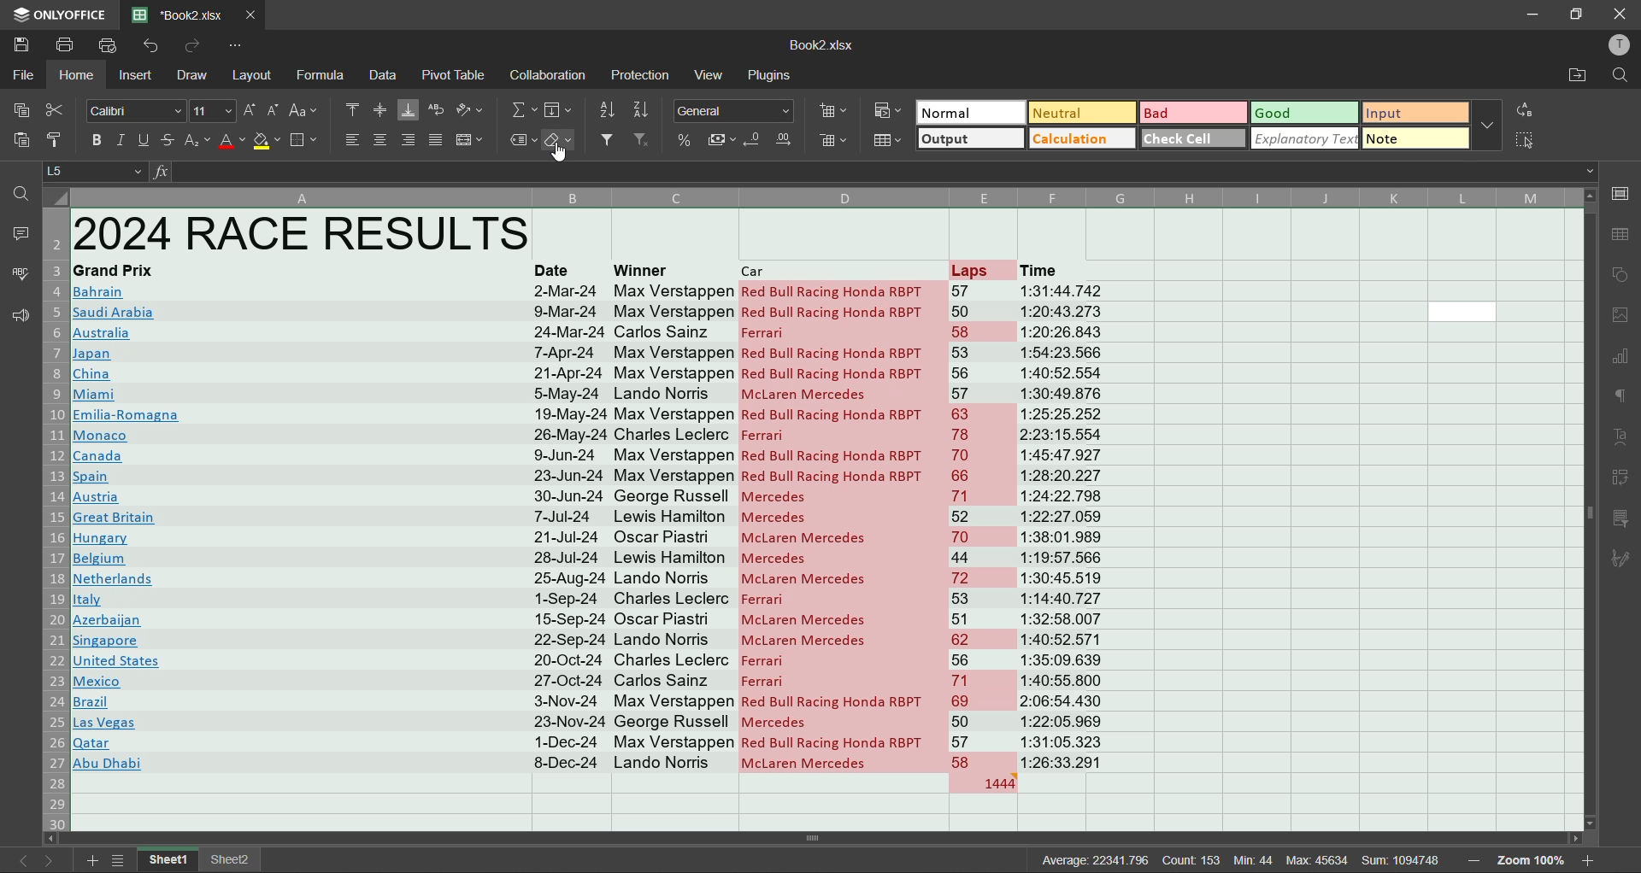 This screenshot has width=1641, height=873. Describe the element at coordinates (52, 860) in the screenshot. I see `next` at that location.